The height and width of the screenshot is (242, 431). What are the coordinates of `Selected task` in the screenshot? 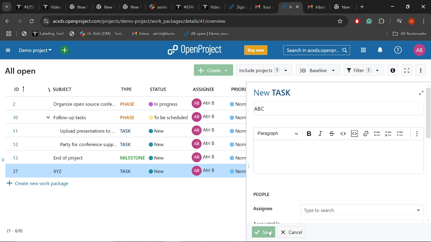 It's located at (125, 170).